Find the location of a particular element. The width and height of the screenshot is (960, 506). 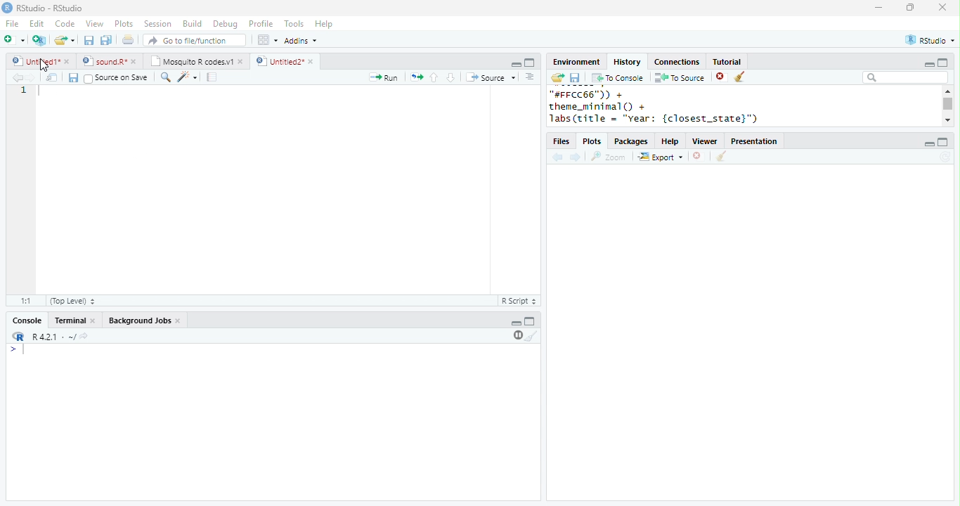

Viewer is located at coordinates (705, 141).